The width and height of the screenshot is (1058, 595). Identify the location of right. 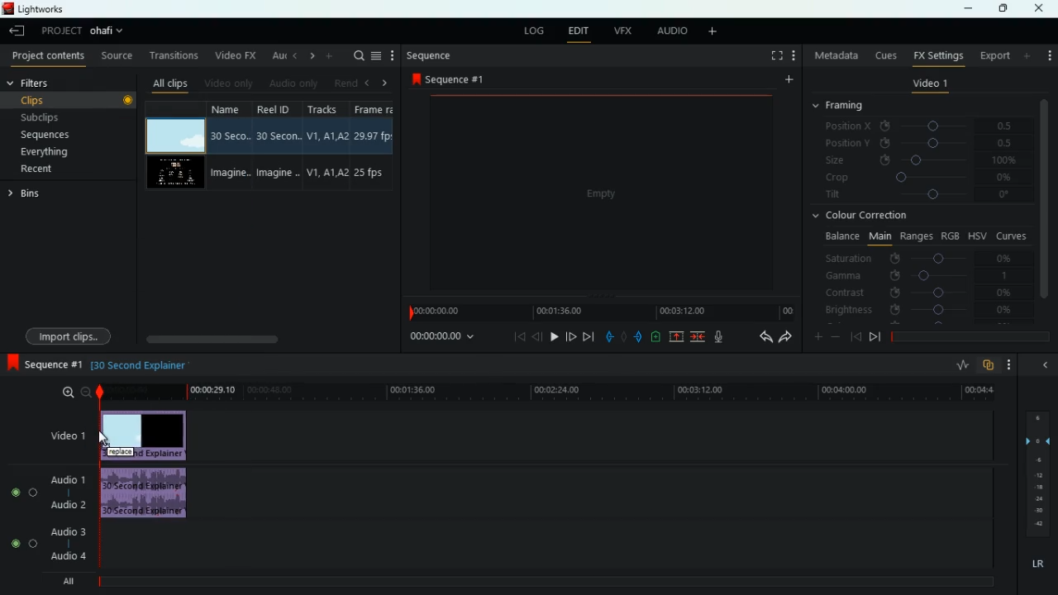
(384, 83).